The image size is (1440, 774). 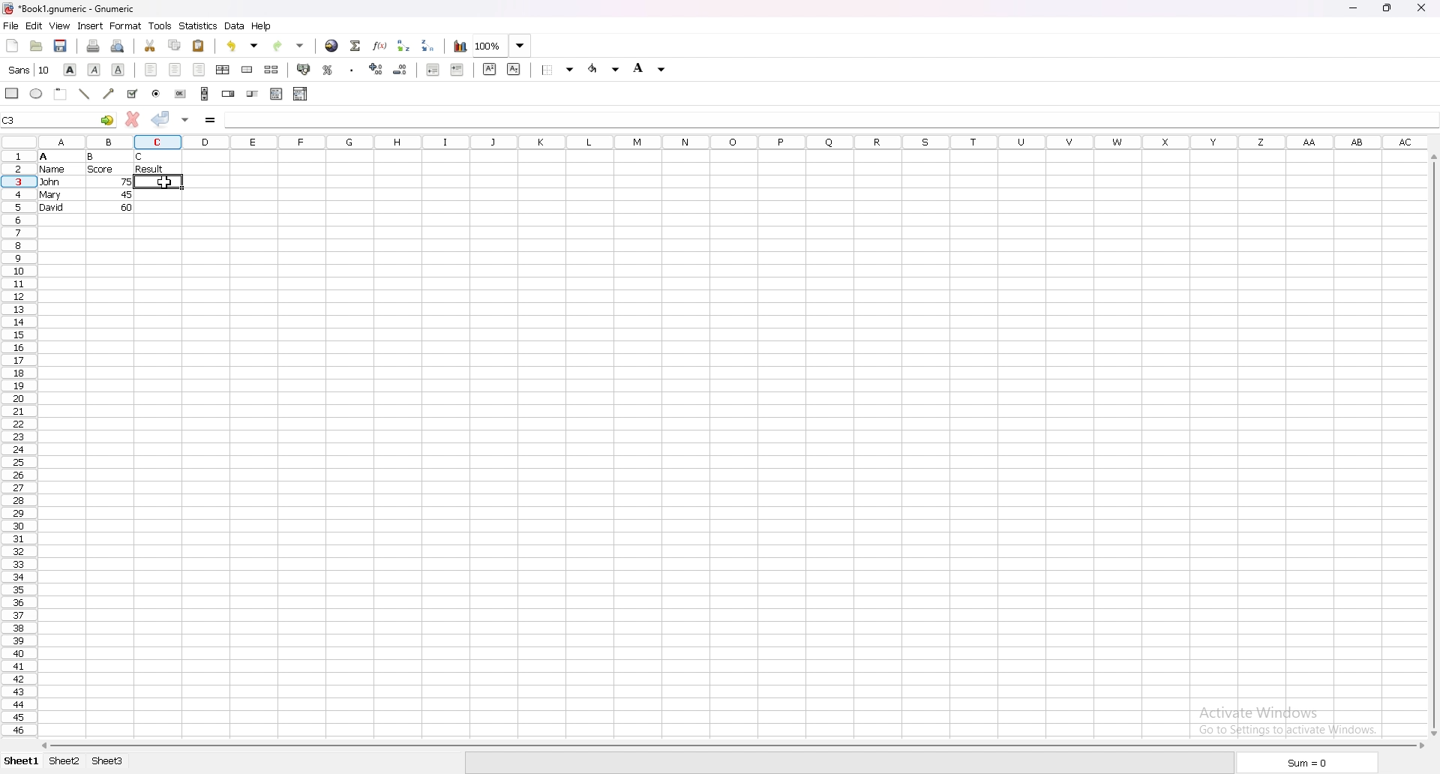 What do you see at coordinates (731, 746) in the screenshot?
I see `scroll bar` at bounding box center [731, 746].